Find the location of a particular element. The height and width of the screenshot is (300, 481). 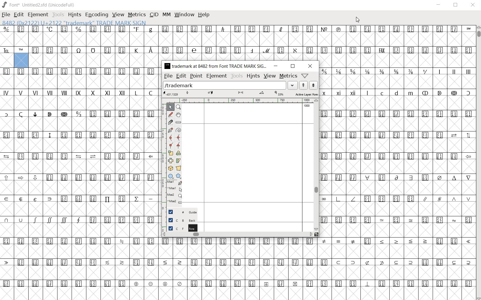

rectangle or ellipse is located at coordinates (170, 176).